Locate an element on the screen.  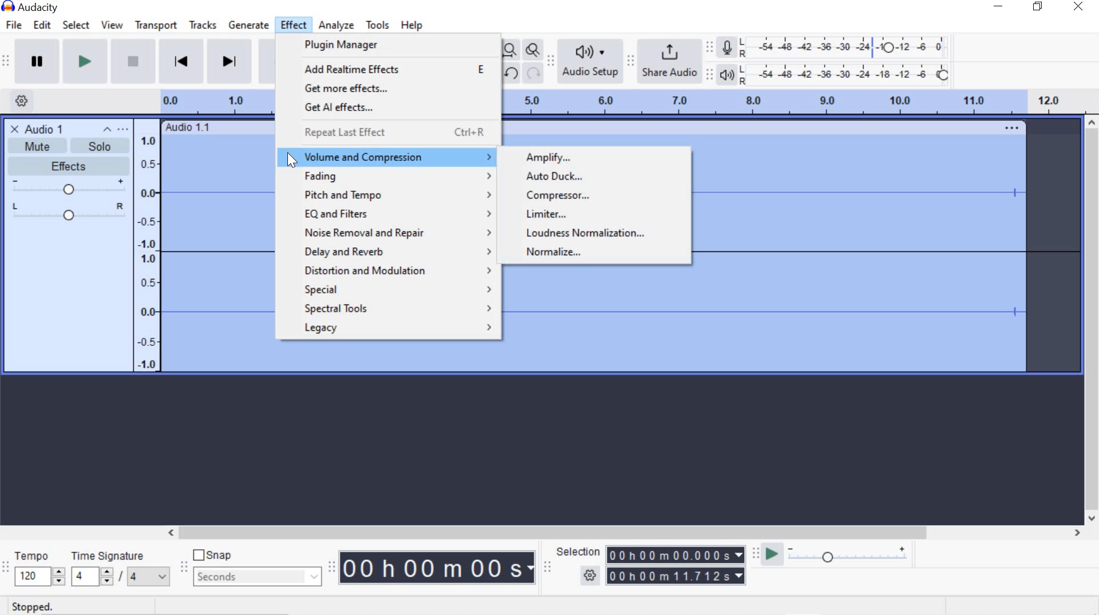
help is located at coordinates (409, 25).